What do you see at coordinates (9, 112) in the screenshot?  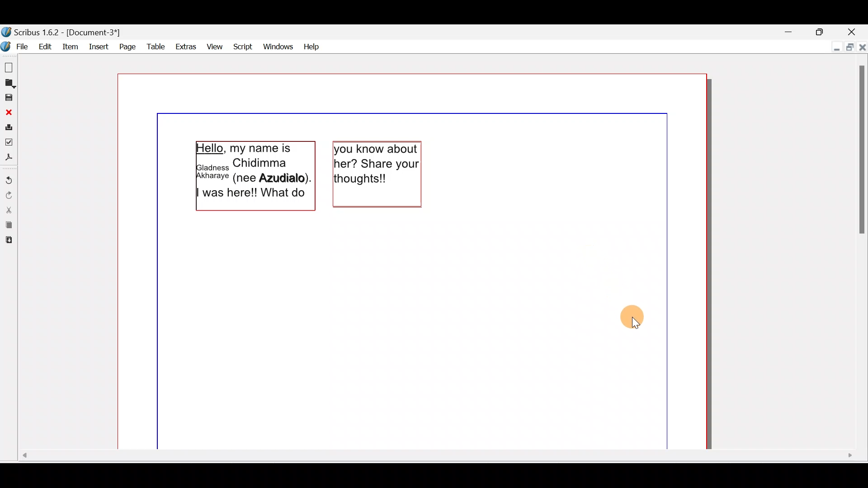 I see `Close` at bounding box center [9, 112].